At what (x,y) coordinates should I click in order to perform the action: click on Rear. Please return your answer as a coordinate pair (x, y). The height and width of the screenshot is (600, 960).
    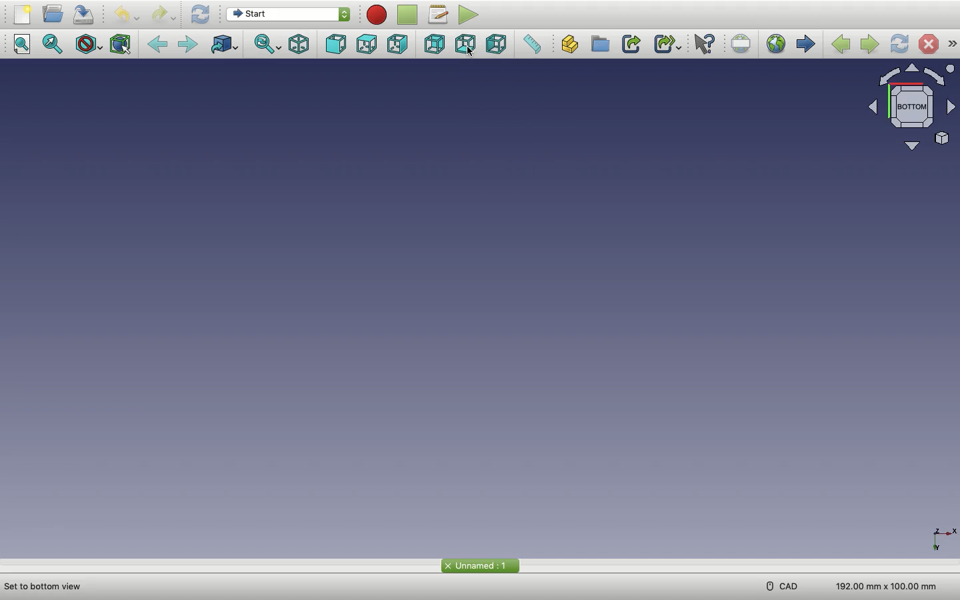
    Looking at the image, I should click on (434, 45).